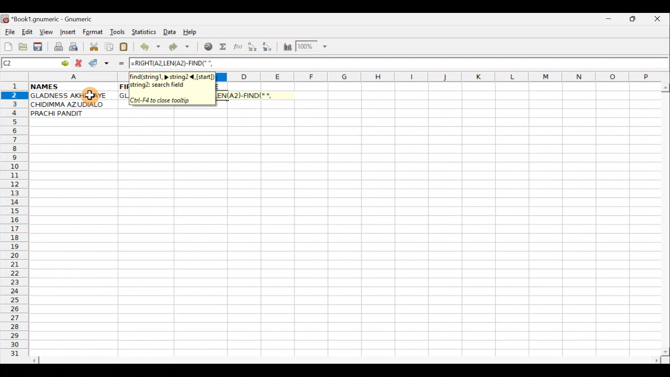 This screenshot has width=670, height=377. What do you see at coordinates (39, 47) in the screenshot?
I see `Save current workbook` at bounding box center [39, 47].